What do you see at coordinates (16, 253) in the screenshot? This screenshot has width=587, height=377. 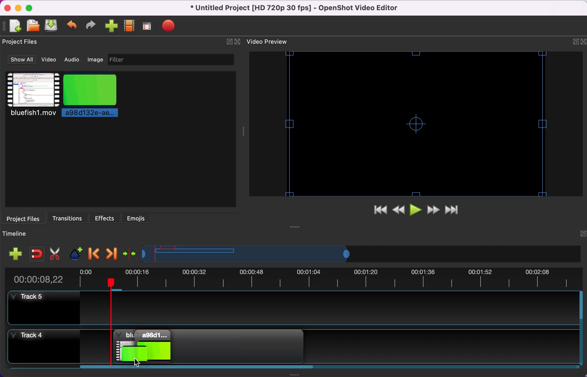 I see `add track` at bounding box center [16, 253].